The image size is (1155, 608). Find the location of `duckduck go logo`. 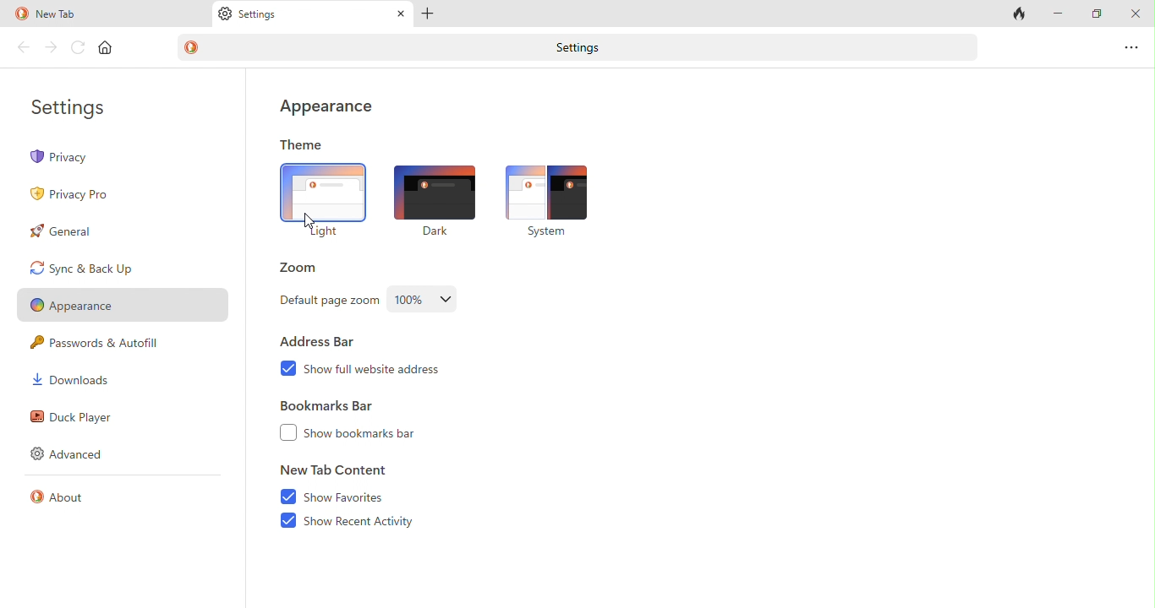

duckduck go logo is located at coordinates (193, 48).